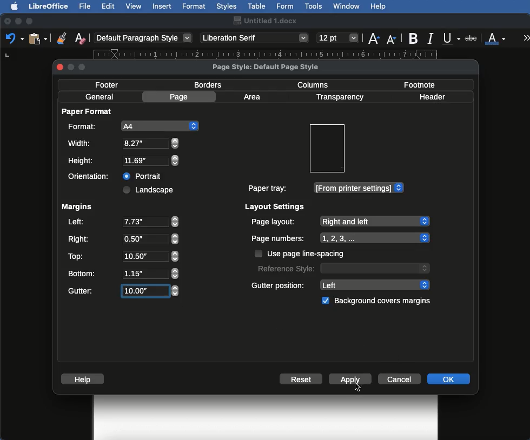 The height and width of the screenshot is (440, 530). I want to click on Reference style, so click(342, 268).